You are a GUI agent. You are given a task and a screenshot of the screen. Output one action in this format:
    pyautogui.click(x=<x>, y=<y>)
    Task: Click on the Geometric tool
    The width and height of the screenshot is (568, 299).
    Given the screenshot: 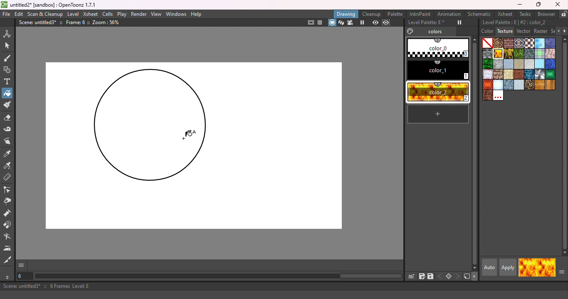 What is the action you would take?
    pyautogui.click(x=8, y=70)
    